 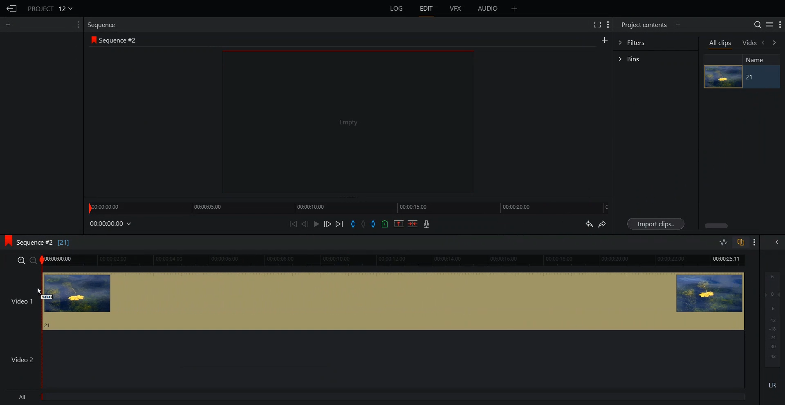 What do you see at coordinates (23, 359) in the screenshot?
I see `Video 2` at bounding box center [23, 359].